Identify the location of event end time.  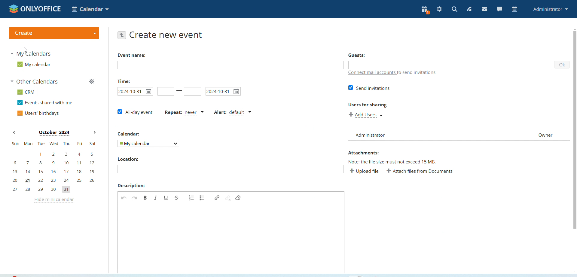
(192, 91).